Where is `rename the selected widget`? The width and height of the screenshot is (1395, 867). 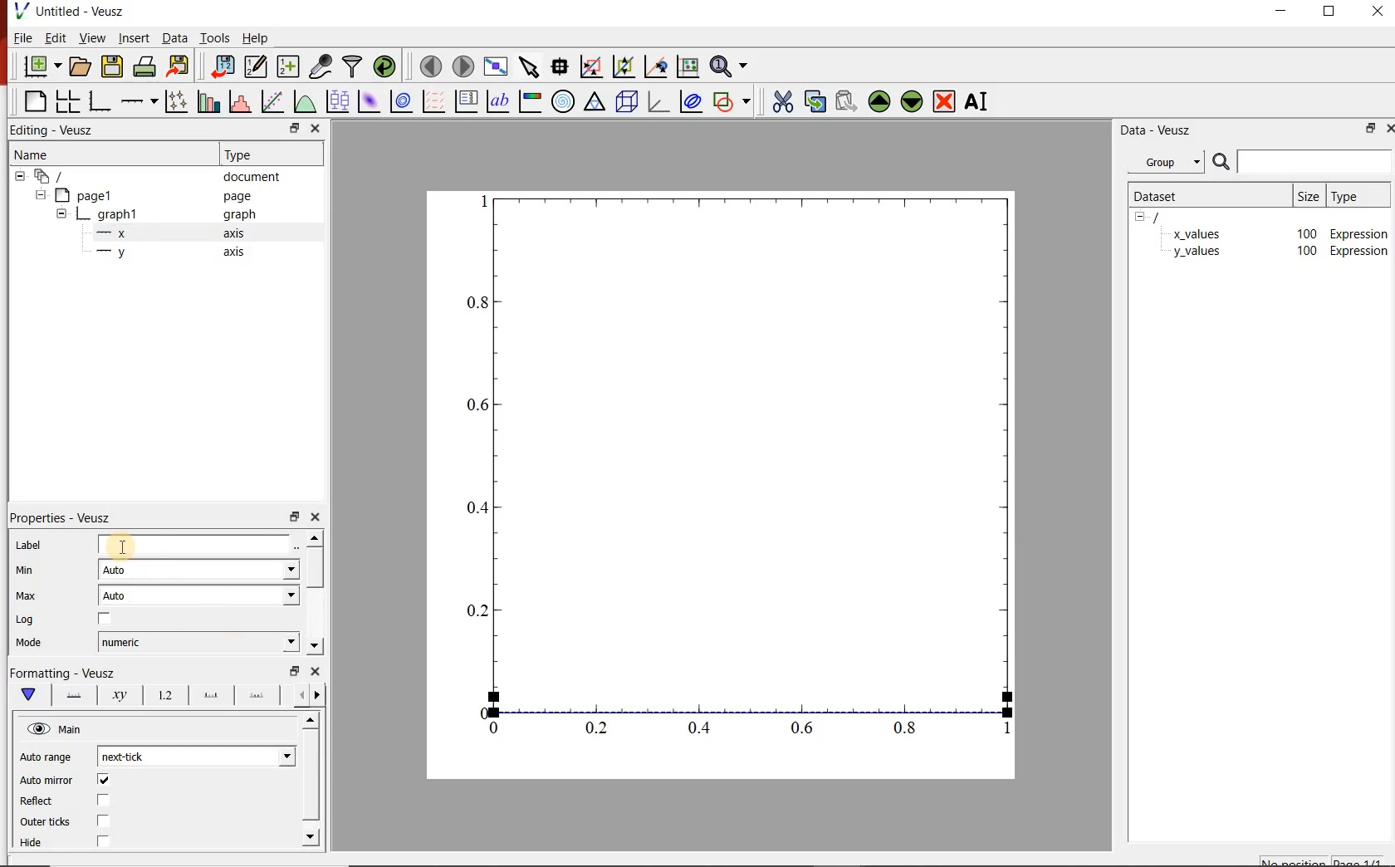 rename the selected widget is located at coordinates (978, 104).